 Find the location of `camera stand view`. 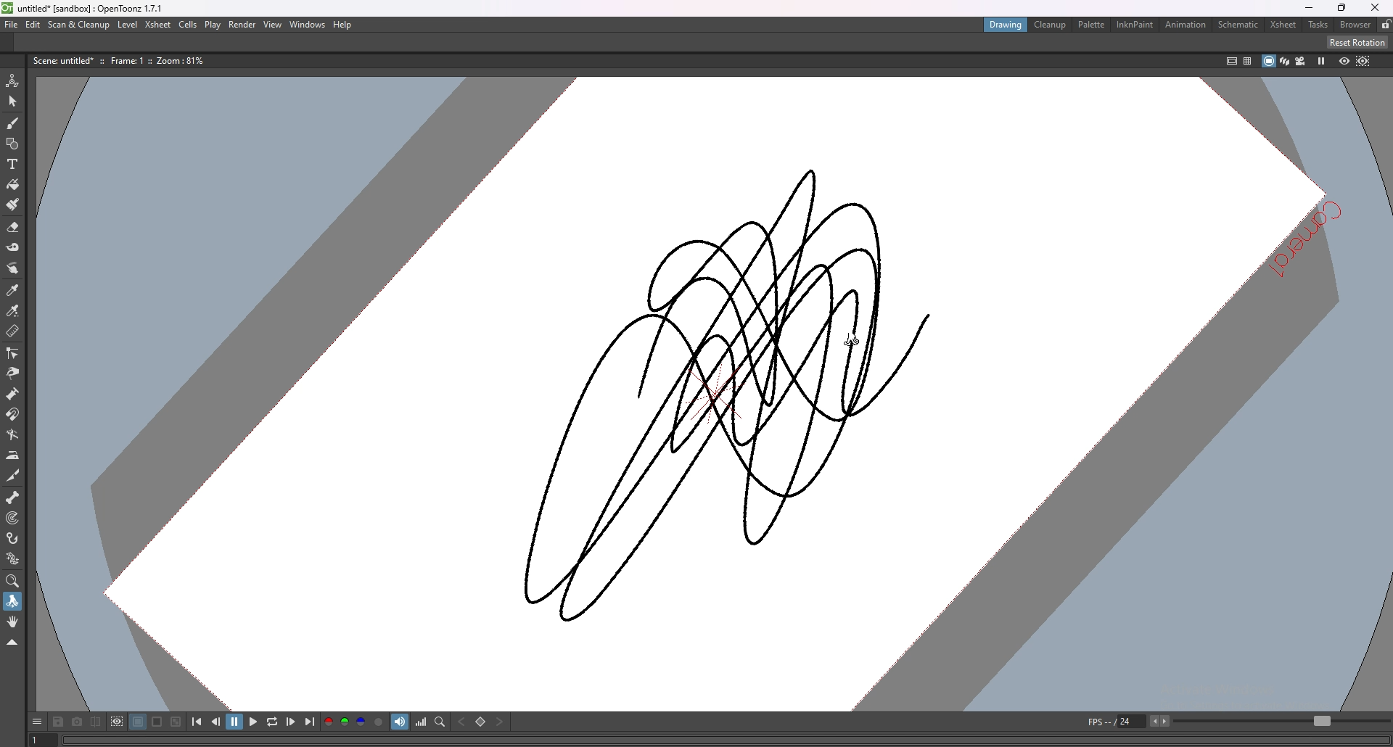

camera stand view is located at coordinates (1267, 61).